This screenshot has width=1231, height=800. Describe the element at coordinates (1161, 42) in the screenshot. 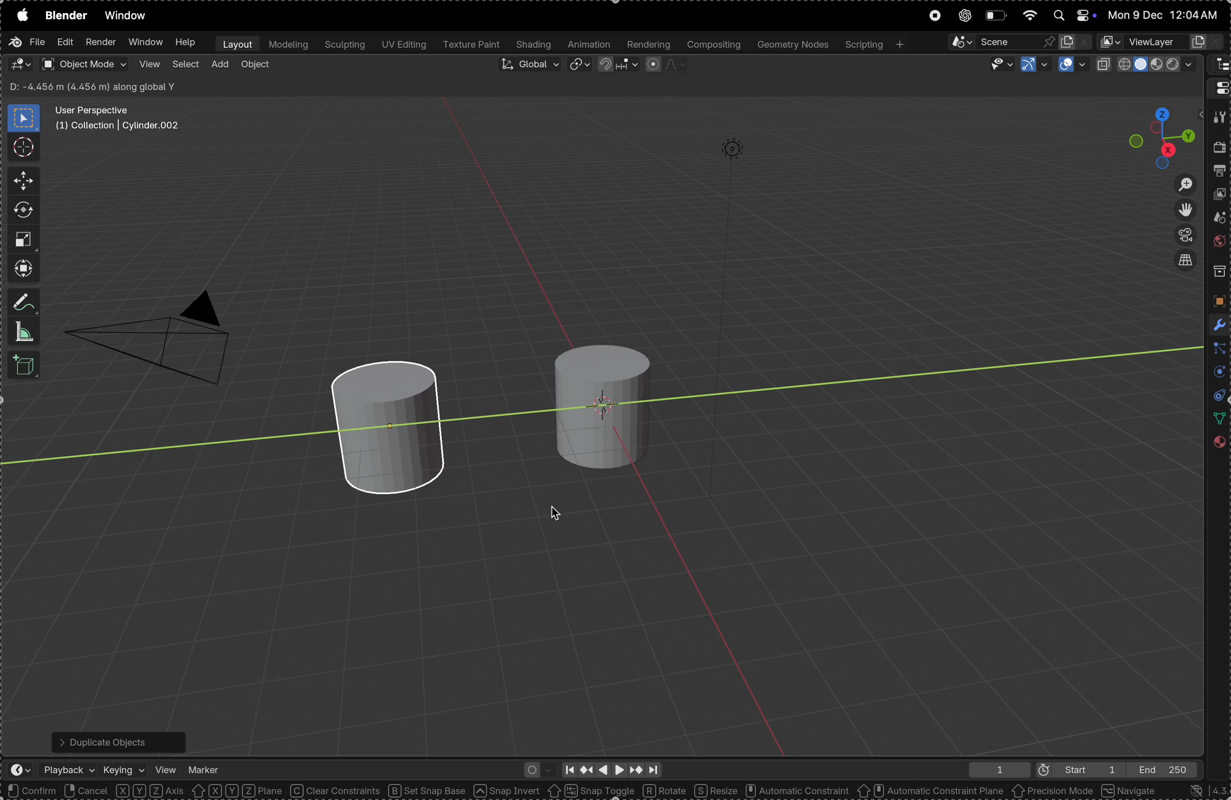

I see `vector layer` at that location.